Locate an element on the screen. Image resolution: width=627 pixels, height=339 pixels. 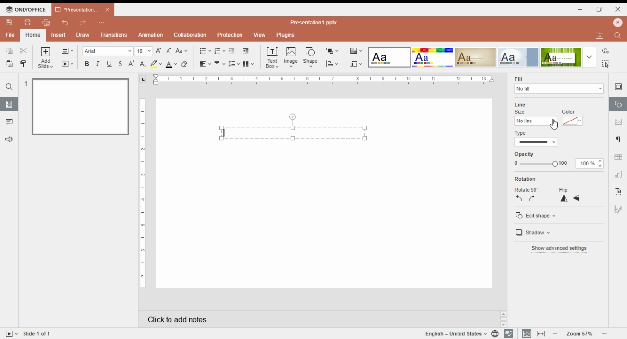
chart settings is located at coordinates (619, 176).